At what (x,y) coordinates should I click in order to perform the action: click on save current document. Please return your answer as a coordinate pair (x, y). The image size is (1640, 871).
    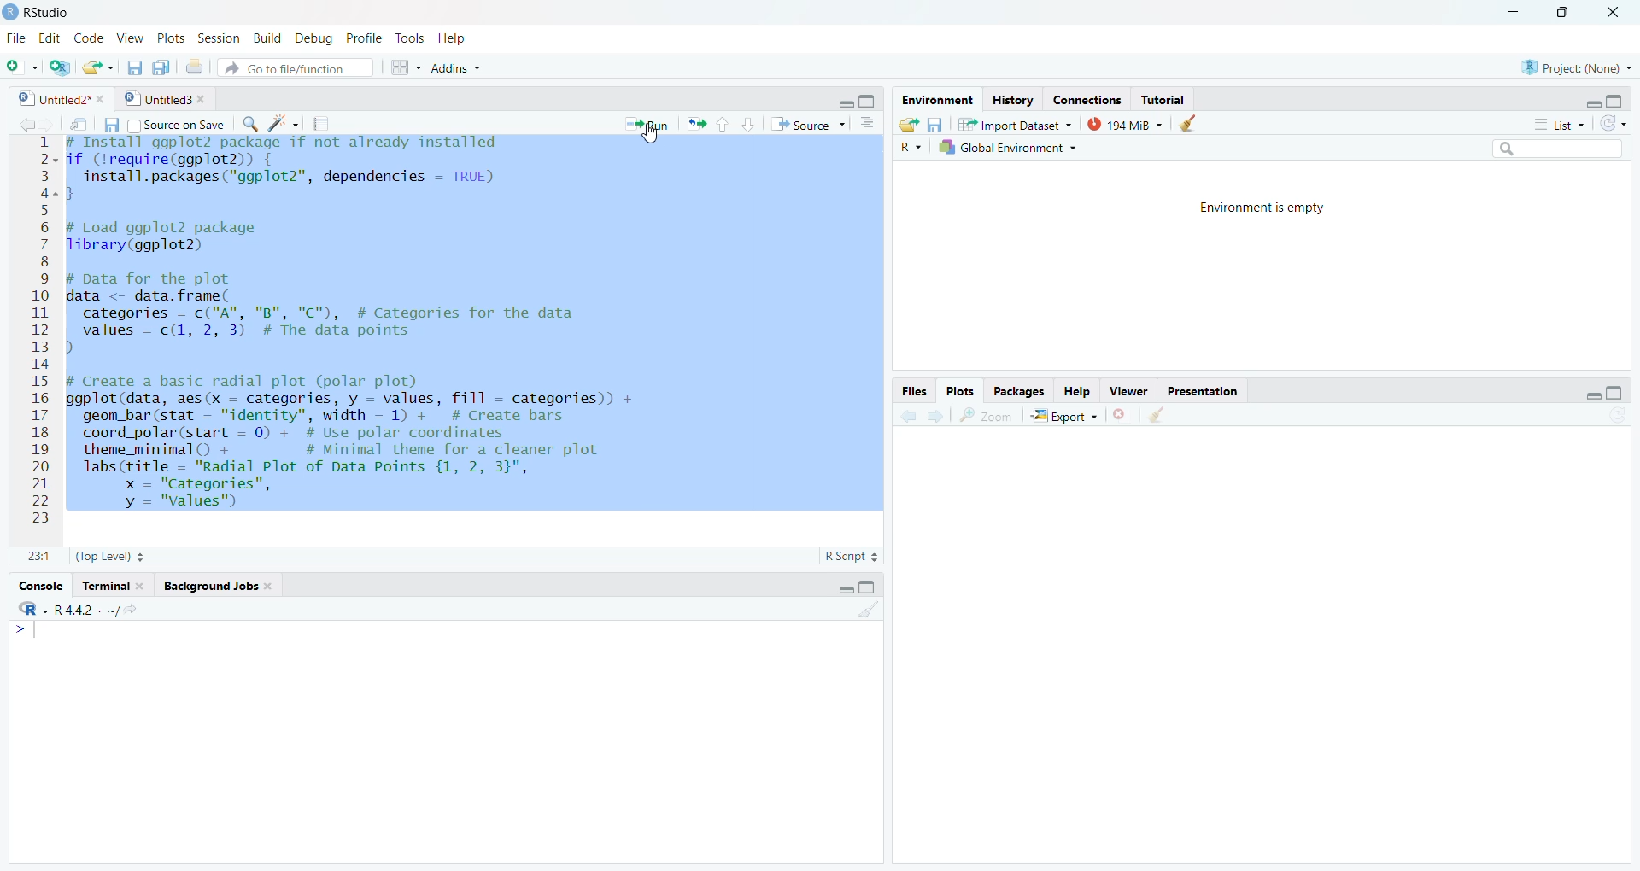
    Looking at the image, I should click on (135, 67).